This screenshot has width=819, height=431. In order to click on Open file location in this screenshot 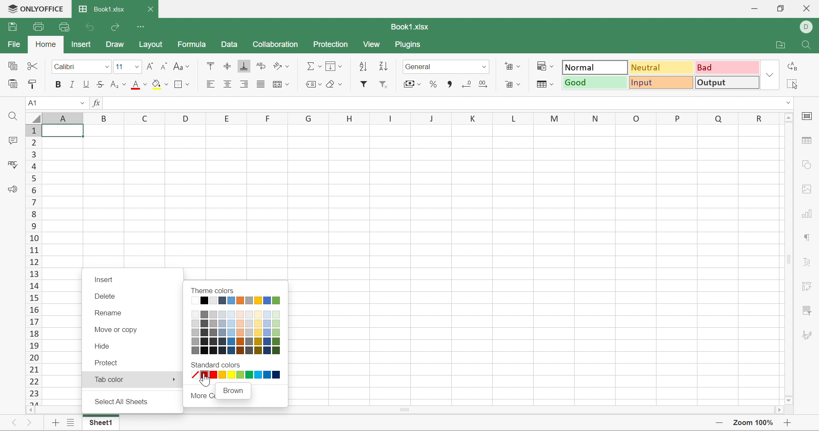, I will do `click(780, 45)`.